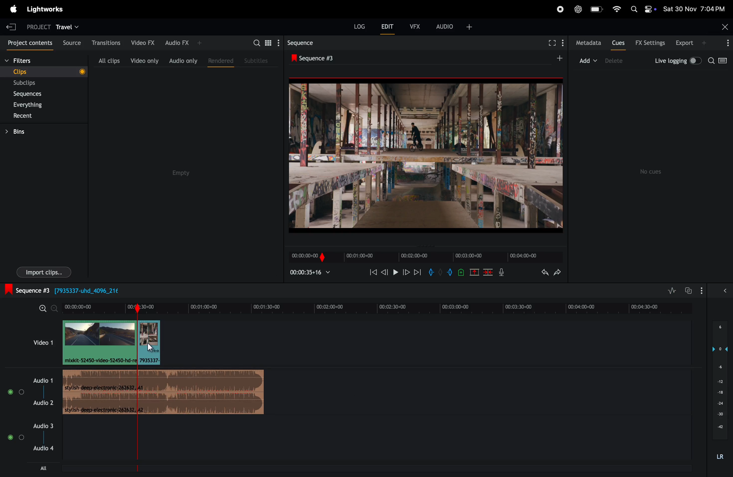  Describe the element at coordinates (14, 8) in the screenshot. I see `apple menu` at that location.